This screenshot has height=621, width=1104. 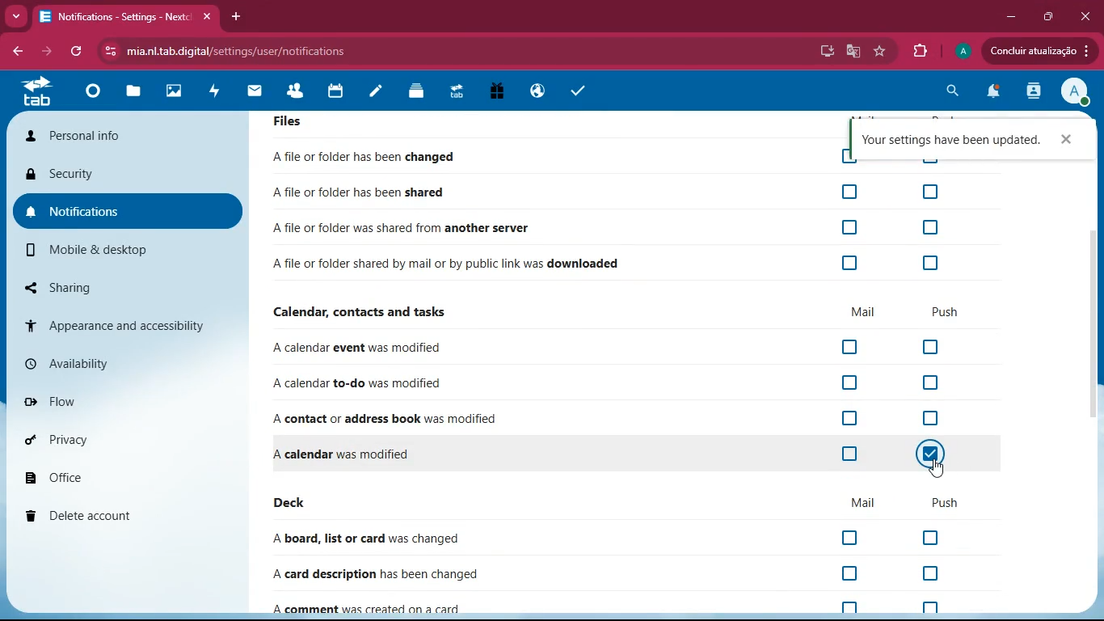 What do you see at coordinates (852, 540) in the screenshot?
I see `off` at bounding box center [852, 540].